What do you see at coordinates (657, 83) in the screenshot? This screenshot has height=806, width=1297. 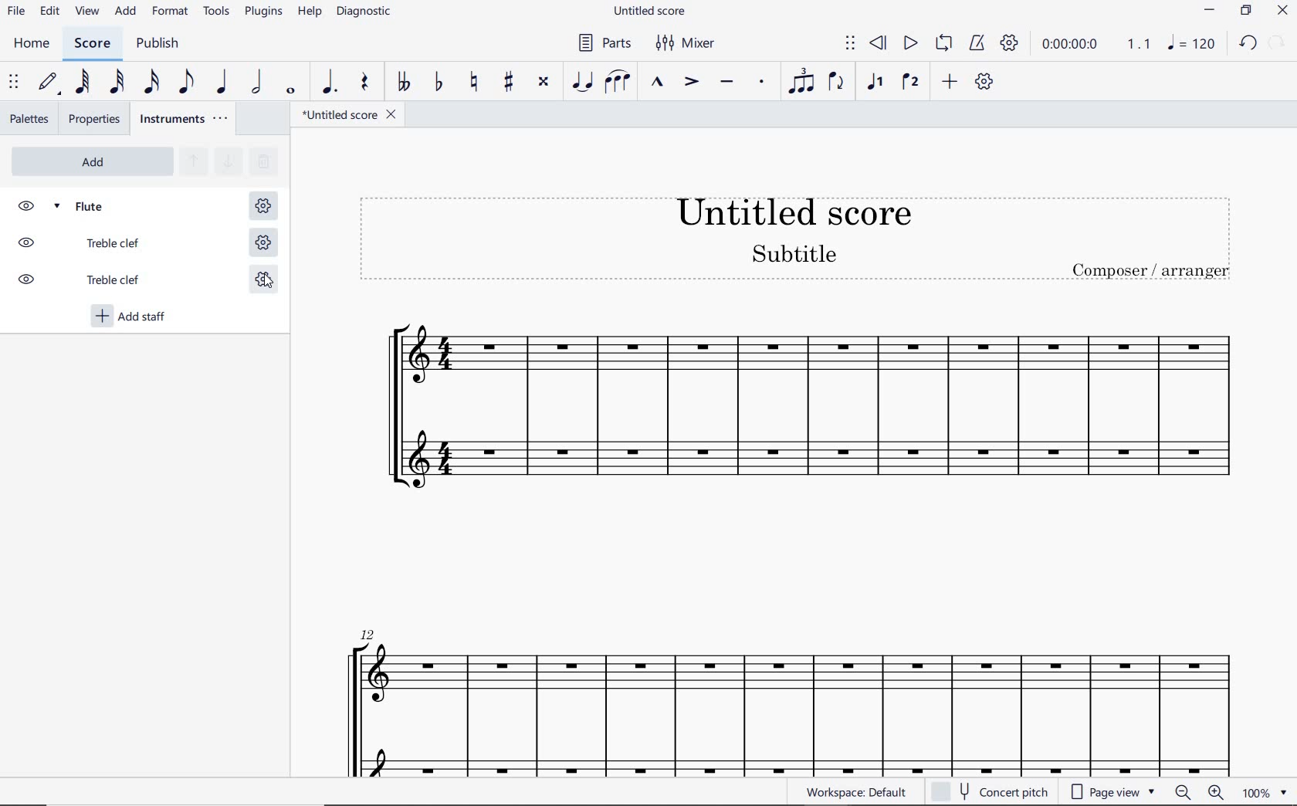 I see `MARCATO` at bounding box center [657, 83].